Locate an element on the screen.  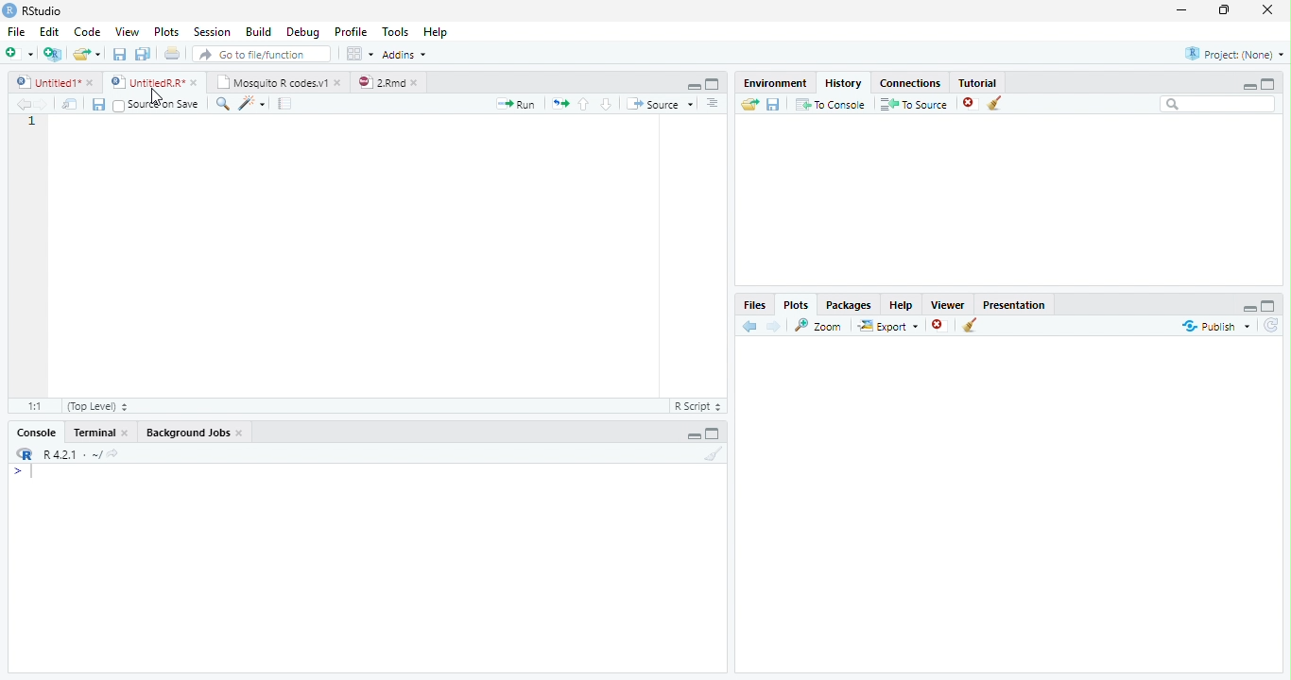
Full Screen is located at coordinates (714, 83).